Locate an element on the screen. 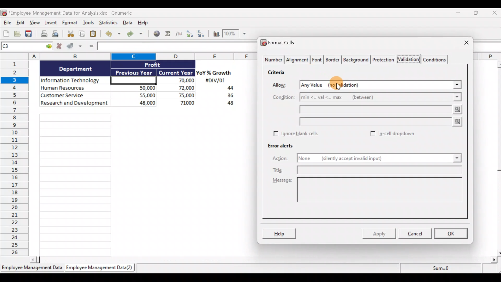 This screenshot has height=282, width=501. Insert hyperlink is located at coordinates (157, 34).